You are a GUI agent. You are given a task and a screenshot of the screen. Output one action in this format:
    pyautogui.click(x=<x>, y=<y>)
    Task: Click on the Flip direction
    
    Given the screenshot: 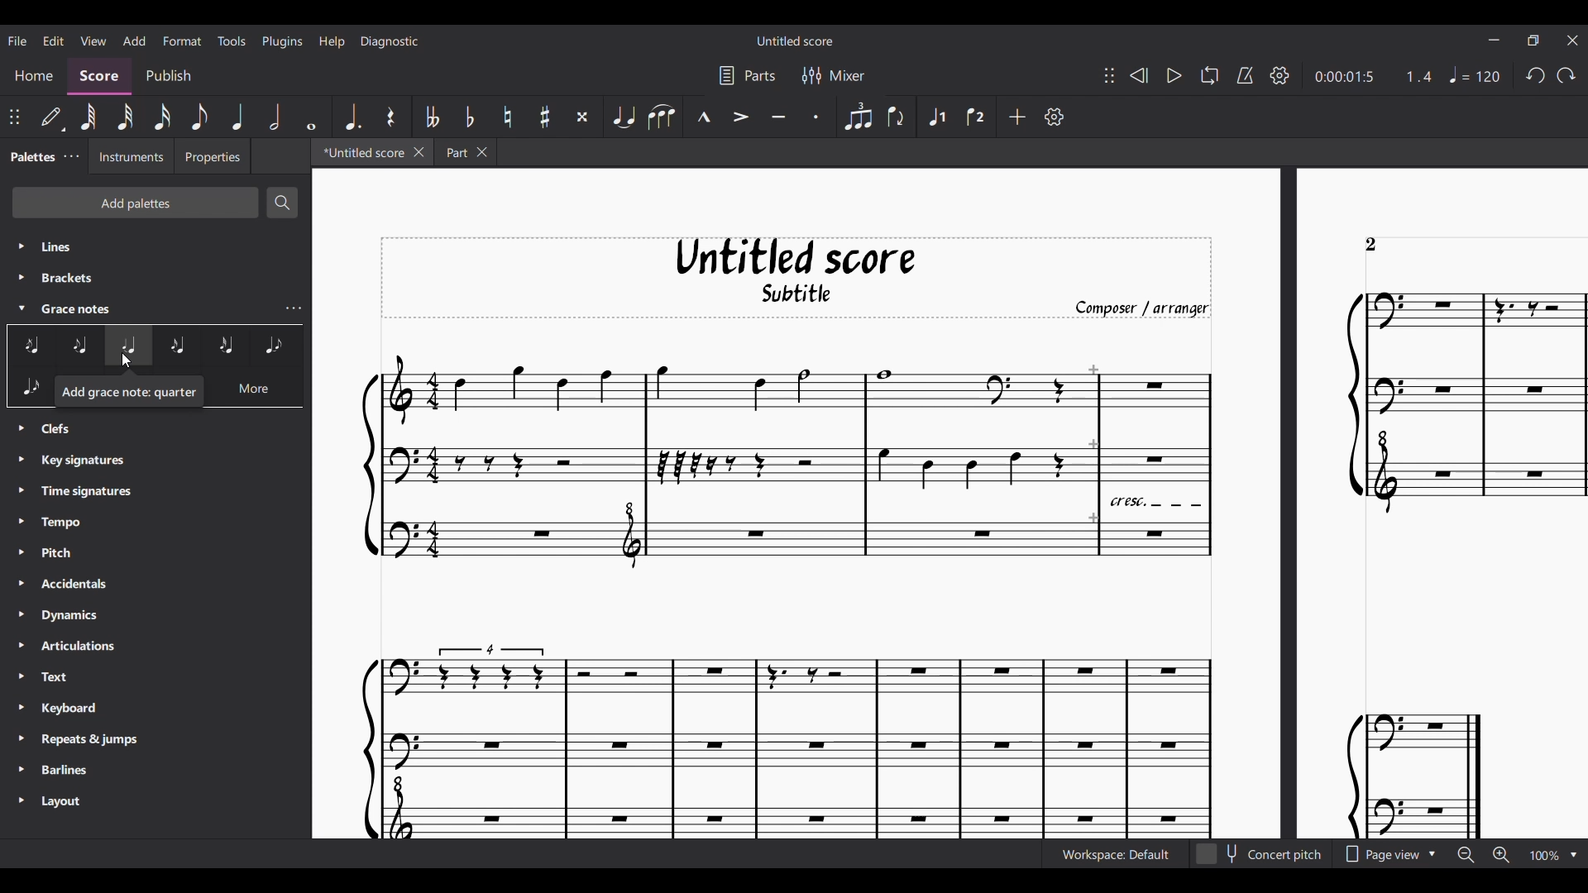 What is the action you would take?
    pyautogui.click(x=897, y=117)
    